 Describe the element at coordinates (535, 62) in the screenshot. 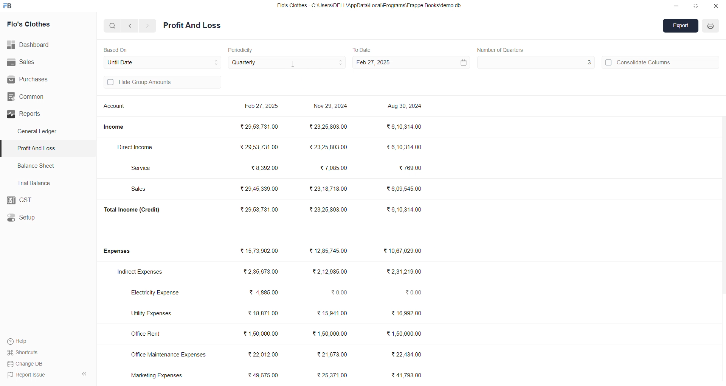

I see `3` at that location.